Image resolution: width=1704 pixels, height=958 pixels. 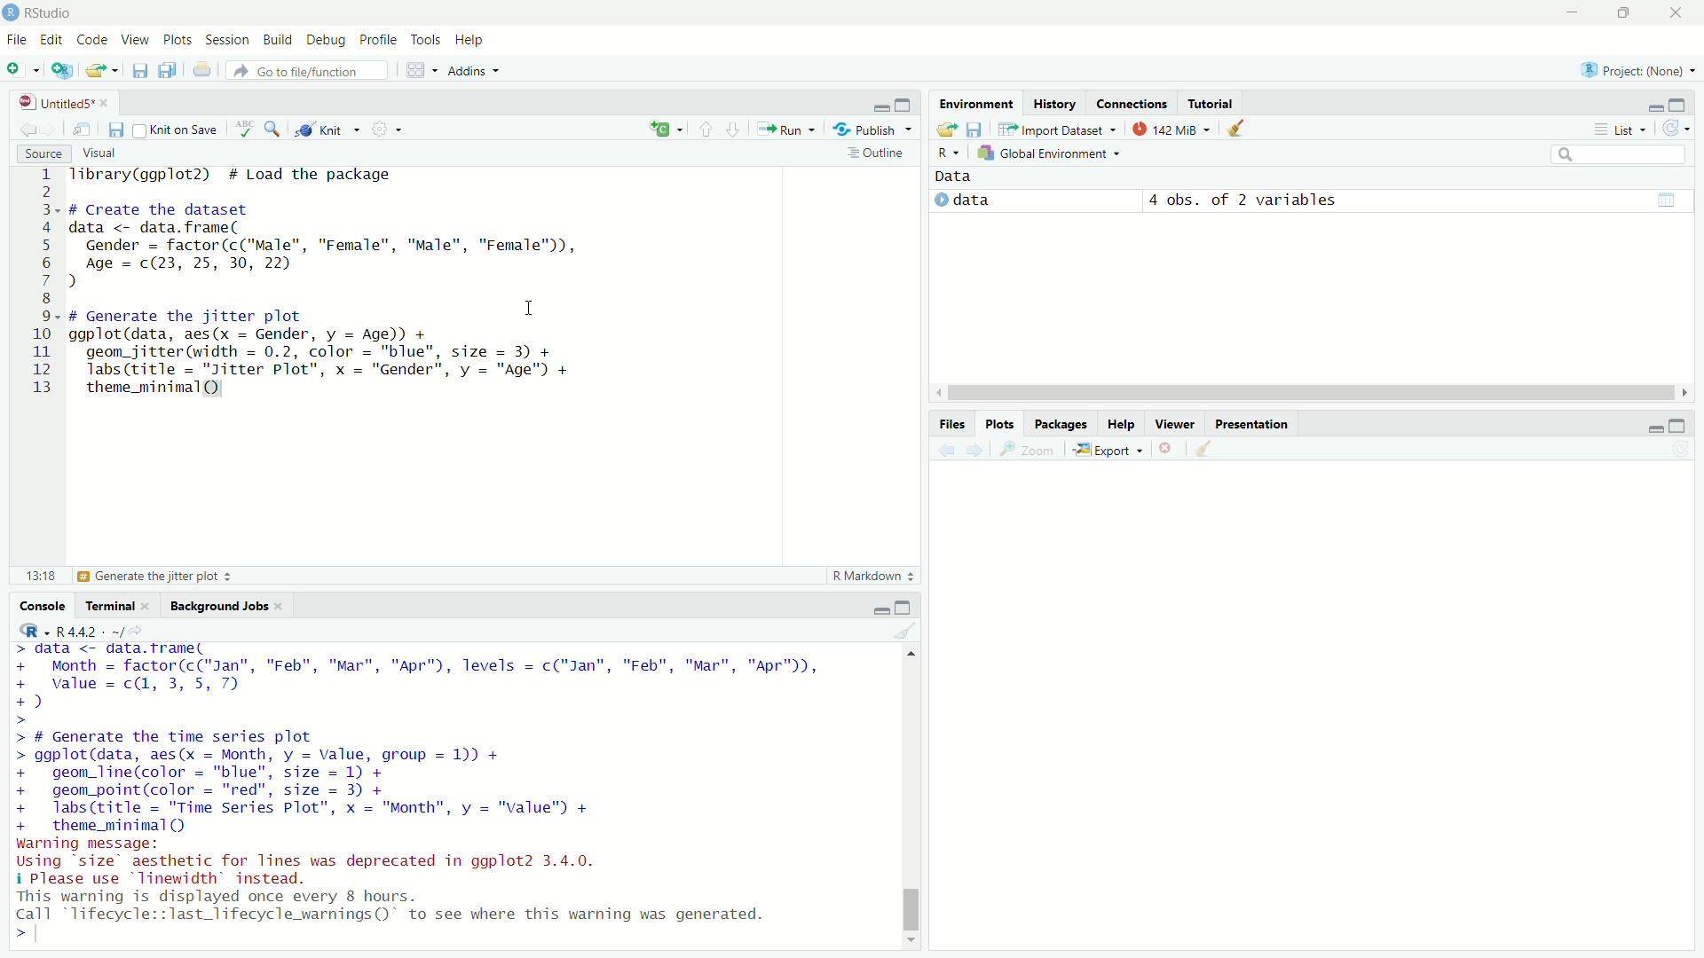 What do you see at coordinates (944, 450) in the screenshot?
I see `previous plot` at bounding box center [944, 450].